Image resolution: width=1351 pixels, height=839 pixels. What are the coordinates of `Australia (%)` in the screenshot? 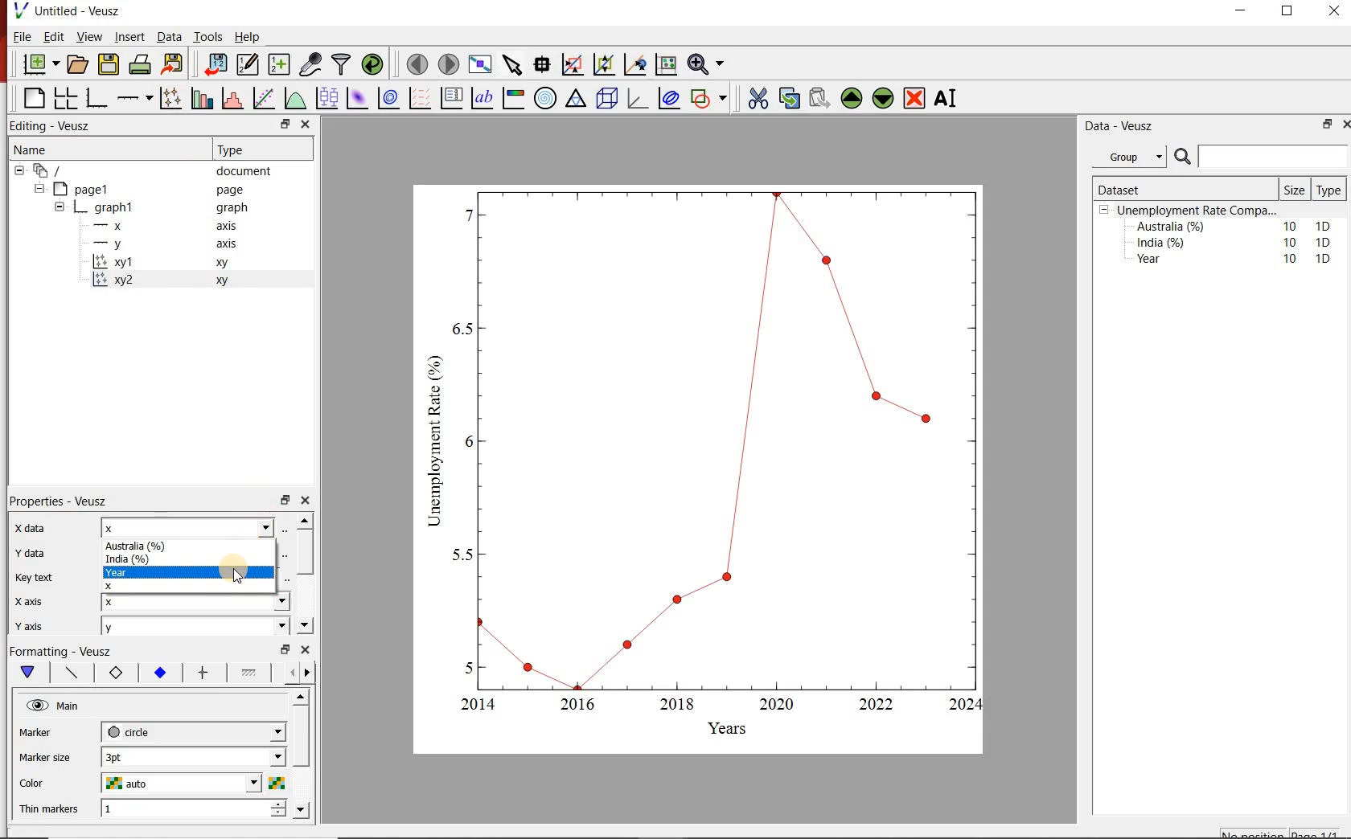 It's located at (198, 546).